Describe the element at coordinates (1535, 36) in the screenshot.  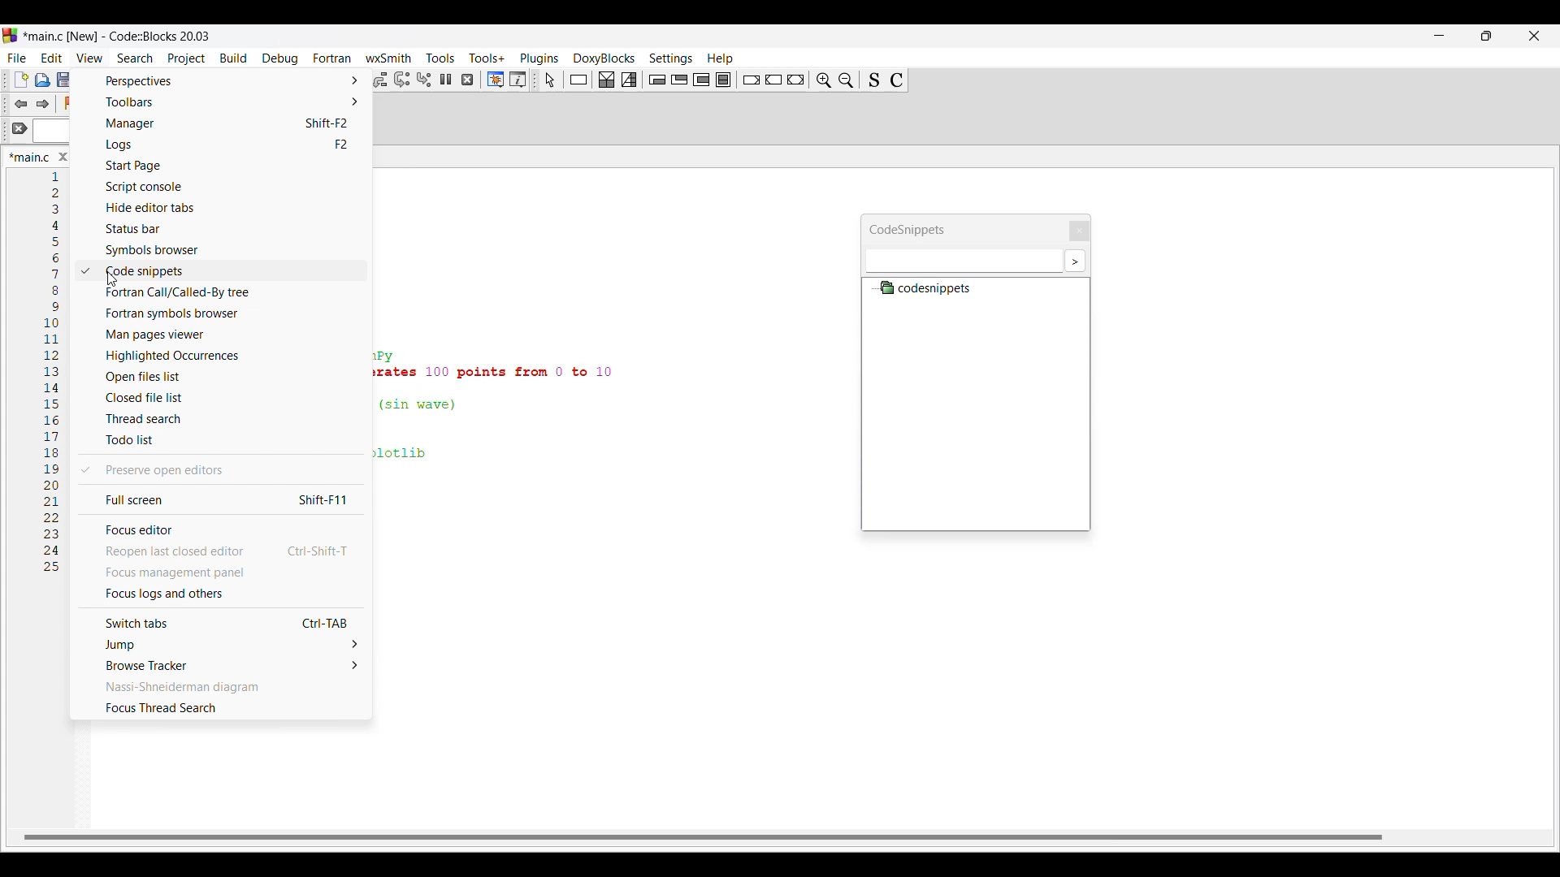
I see `Close interface` at that location.